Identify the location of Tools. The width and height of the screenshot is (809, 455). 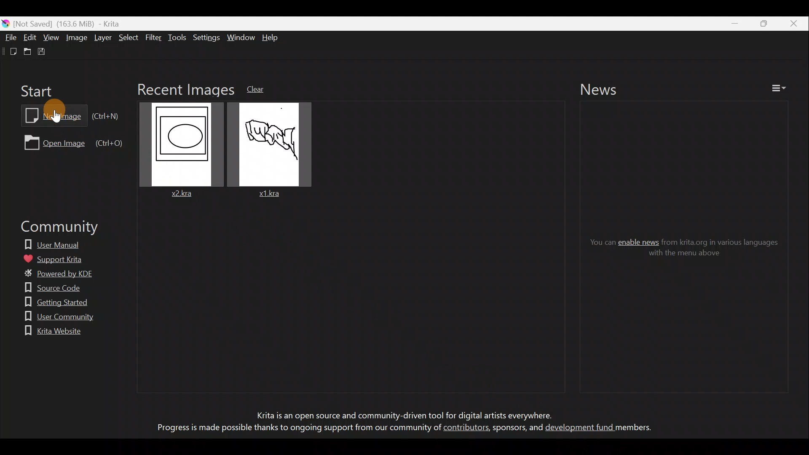
(179, 38).